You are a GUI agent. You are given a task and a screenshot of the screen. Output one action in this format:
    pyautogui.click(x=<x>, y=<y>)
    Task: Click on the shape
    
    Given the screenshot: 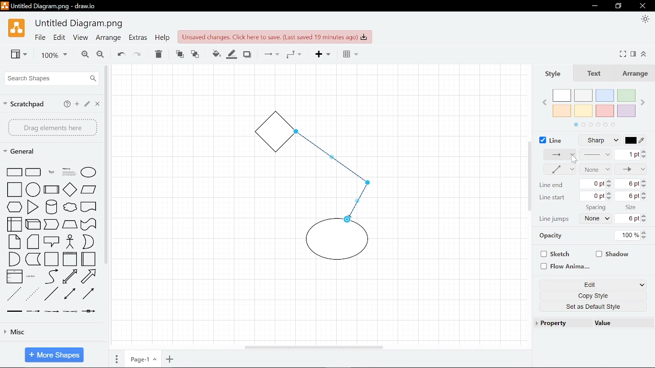 What is the action you would take?
    pyautogui.click(x=70, y=312)
    